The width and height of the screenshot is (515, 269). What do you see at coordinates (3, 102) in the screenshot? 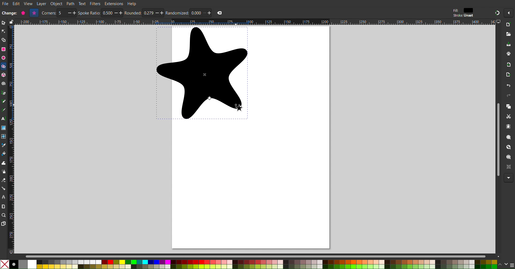
I see `Pencil Tool` at bounding box center [3, 102].